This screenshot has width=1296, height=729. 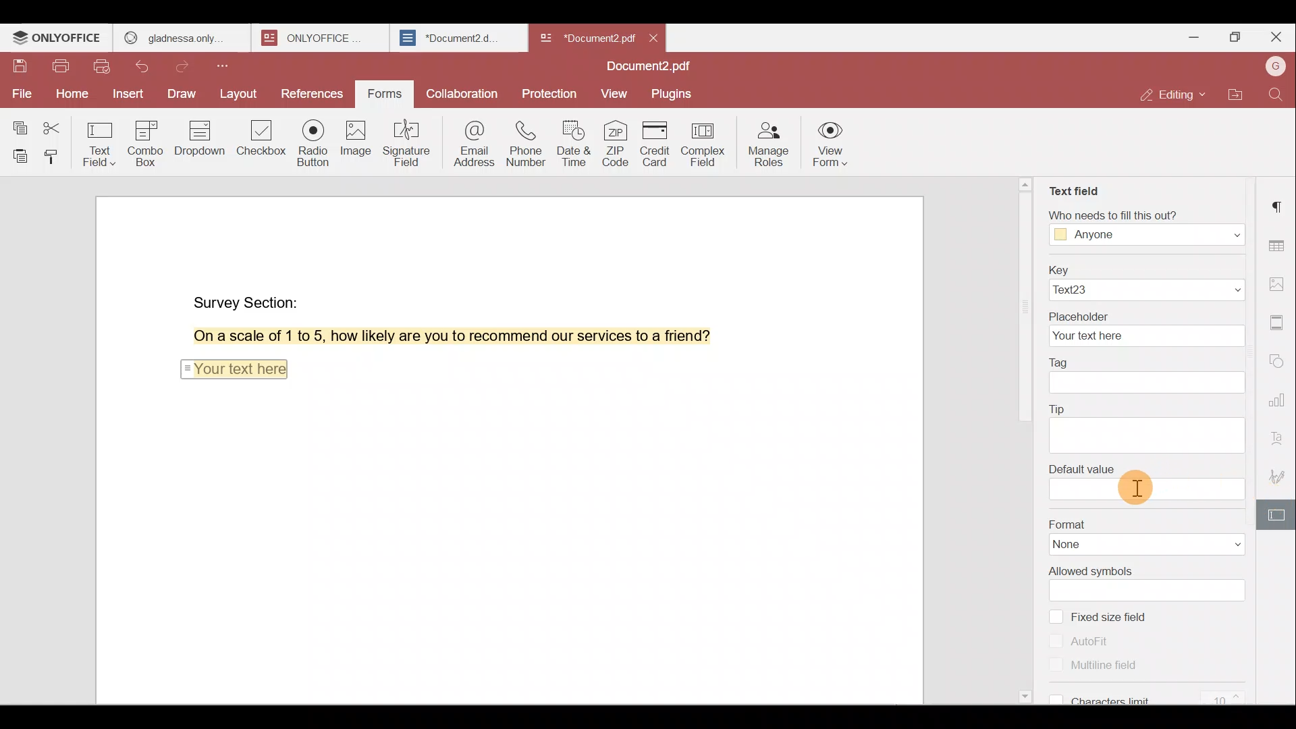 I want to click on Your text here, so click(x=233, y=367).